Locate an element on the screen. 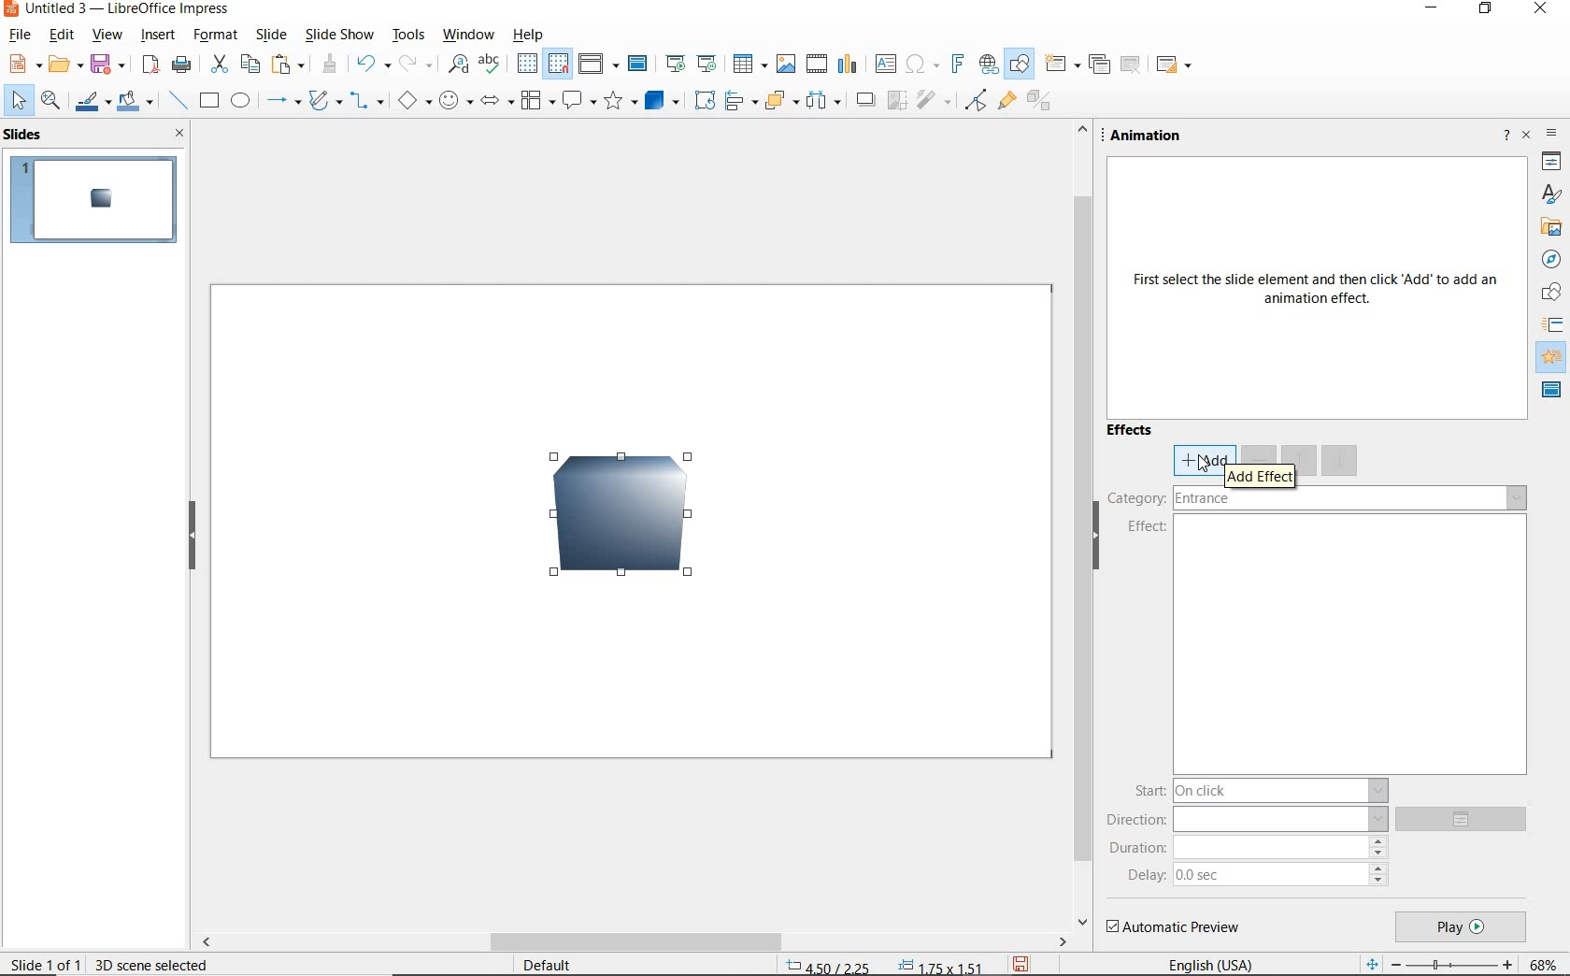 The image size is (1570, 976). slide1 is located at coordinates (98, 201).